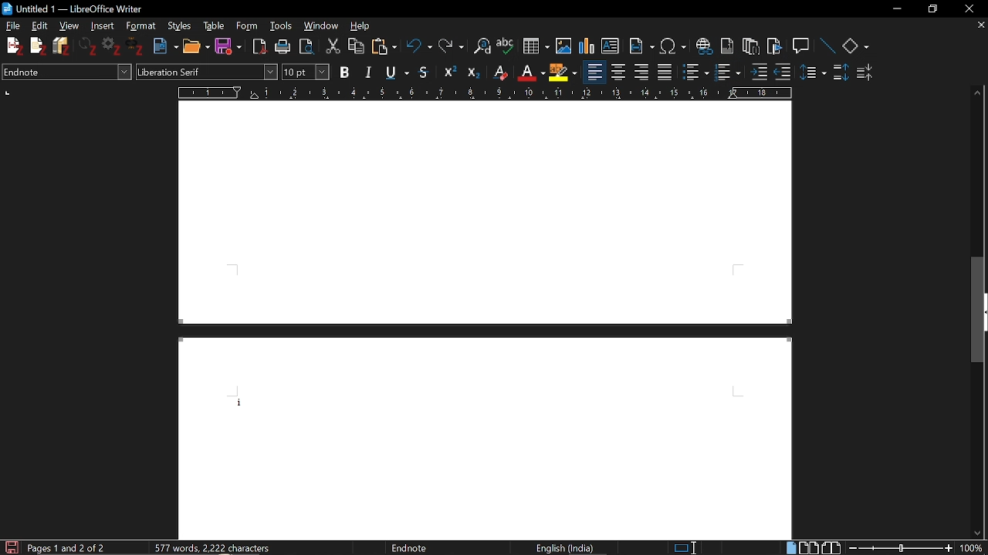 This screenshot has height=555, width=988. Describe the element at coordinates (196, 47) in the screenshot. I see `Open` at that location.